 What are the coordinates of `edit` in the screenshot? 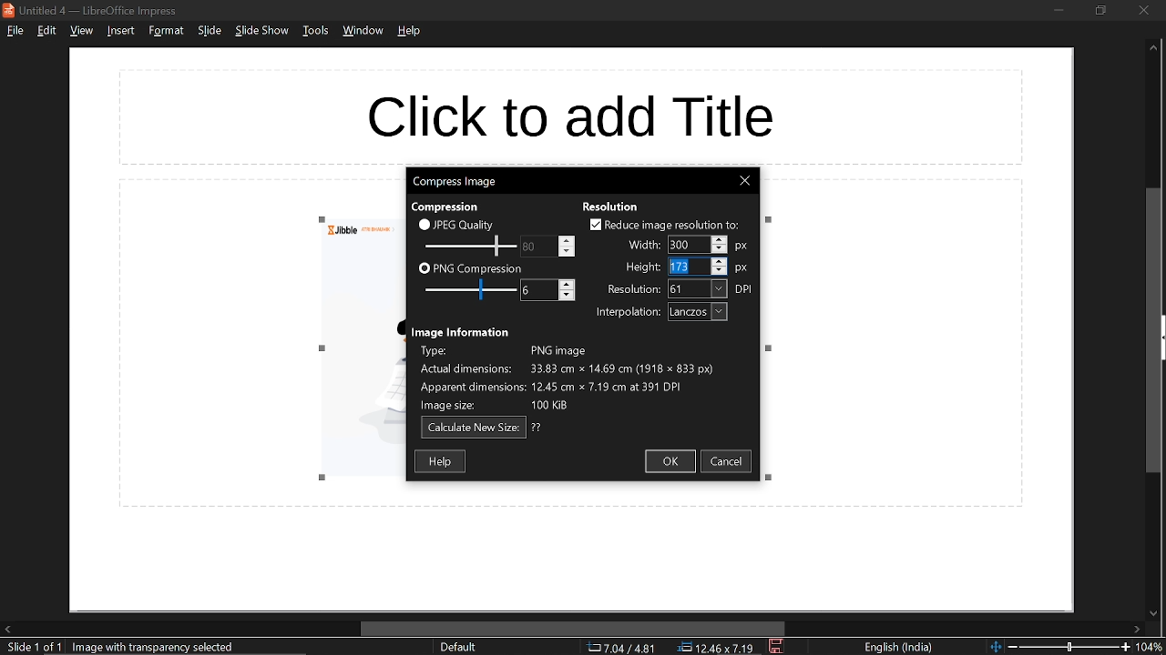 It's located at (46, 31).